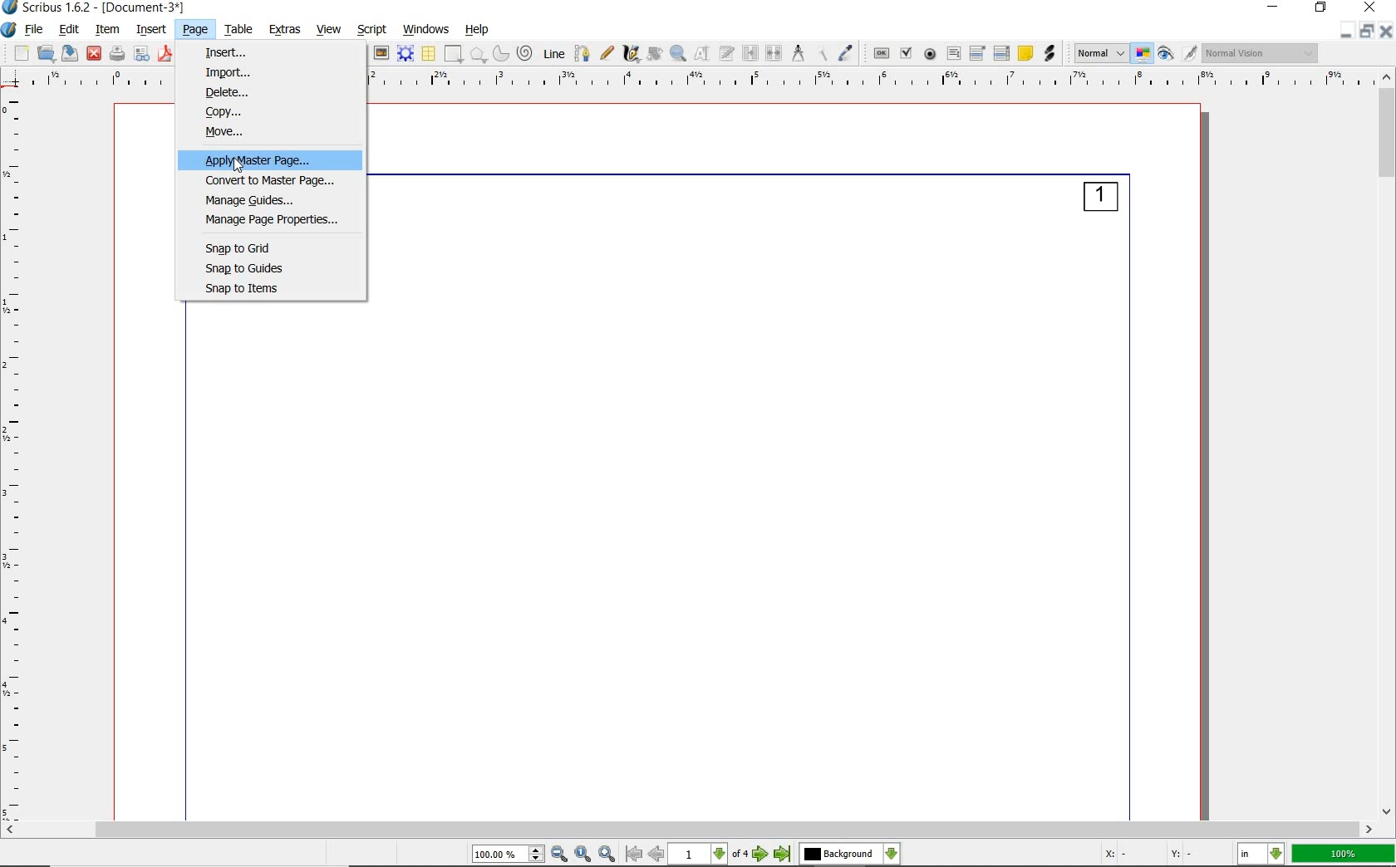 Image resolution: width=1396 pixels, height=867 pixels. I want to click on go to next page, so click(761, 855).